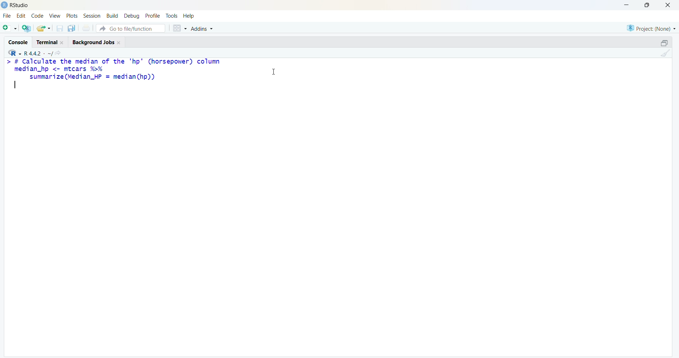 The height and width of the screenshot is (358, 679). I want to click on Build , so click(113, 16).